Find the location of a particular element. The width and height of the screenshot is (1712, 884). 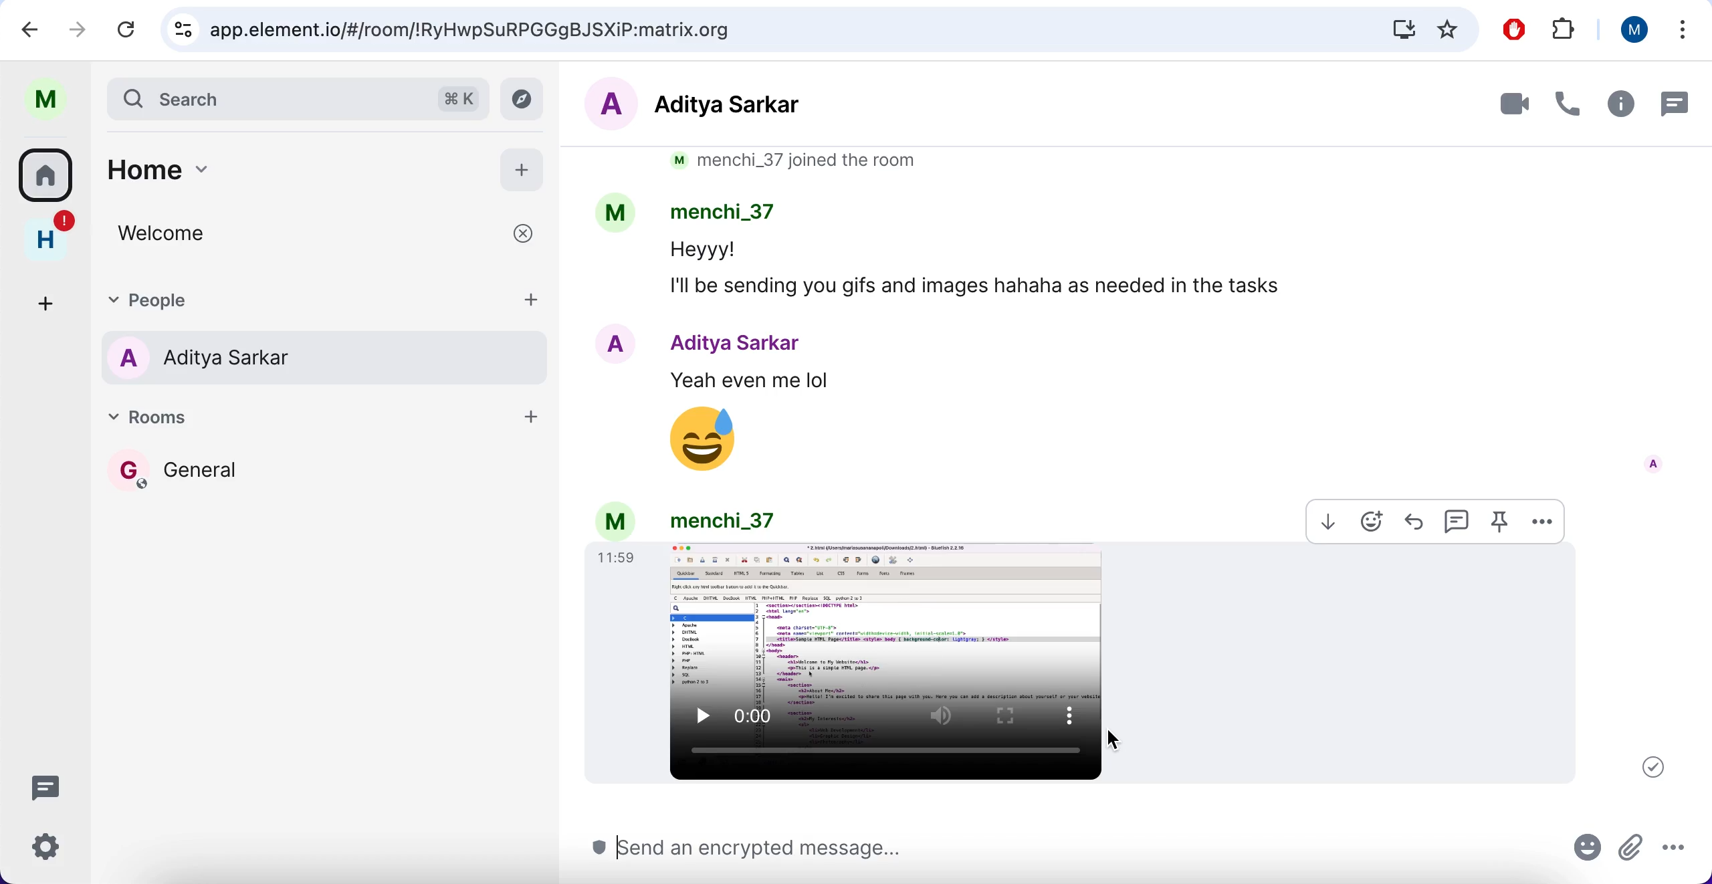

download is located at coordinates (1323, 521).